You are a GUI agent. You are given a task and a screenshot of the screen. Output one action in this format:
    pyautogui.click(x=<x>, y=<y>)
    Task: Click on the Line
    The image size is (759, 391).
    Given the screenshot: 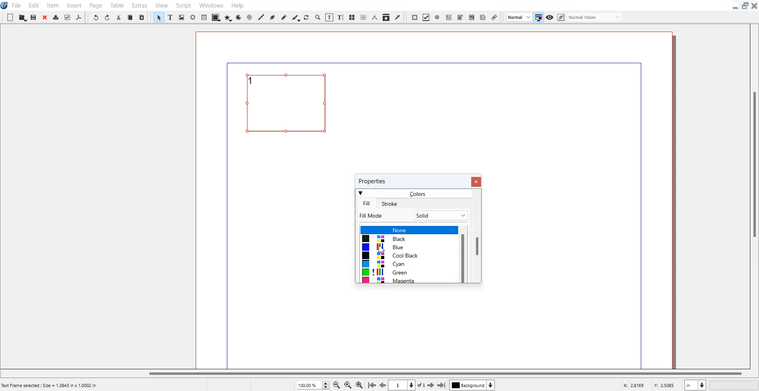 What is the action you would take?
    pyautogui.click(x=261, y=17)
    